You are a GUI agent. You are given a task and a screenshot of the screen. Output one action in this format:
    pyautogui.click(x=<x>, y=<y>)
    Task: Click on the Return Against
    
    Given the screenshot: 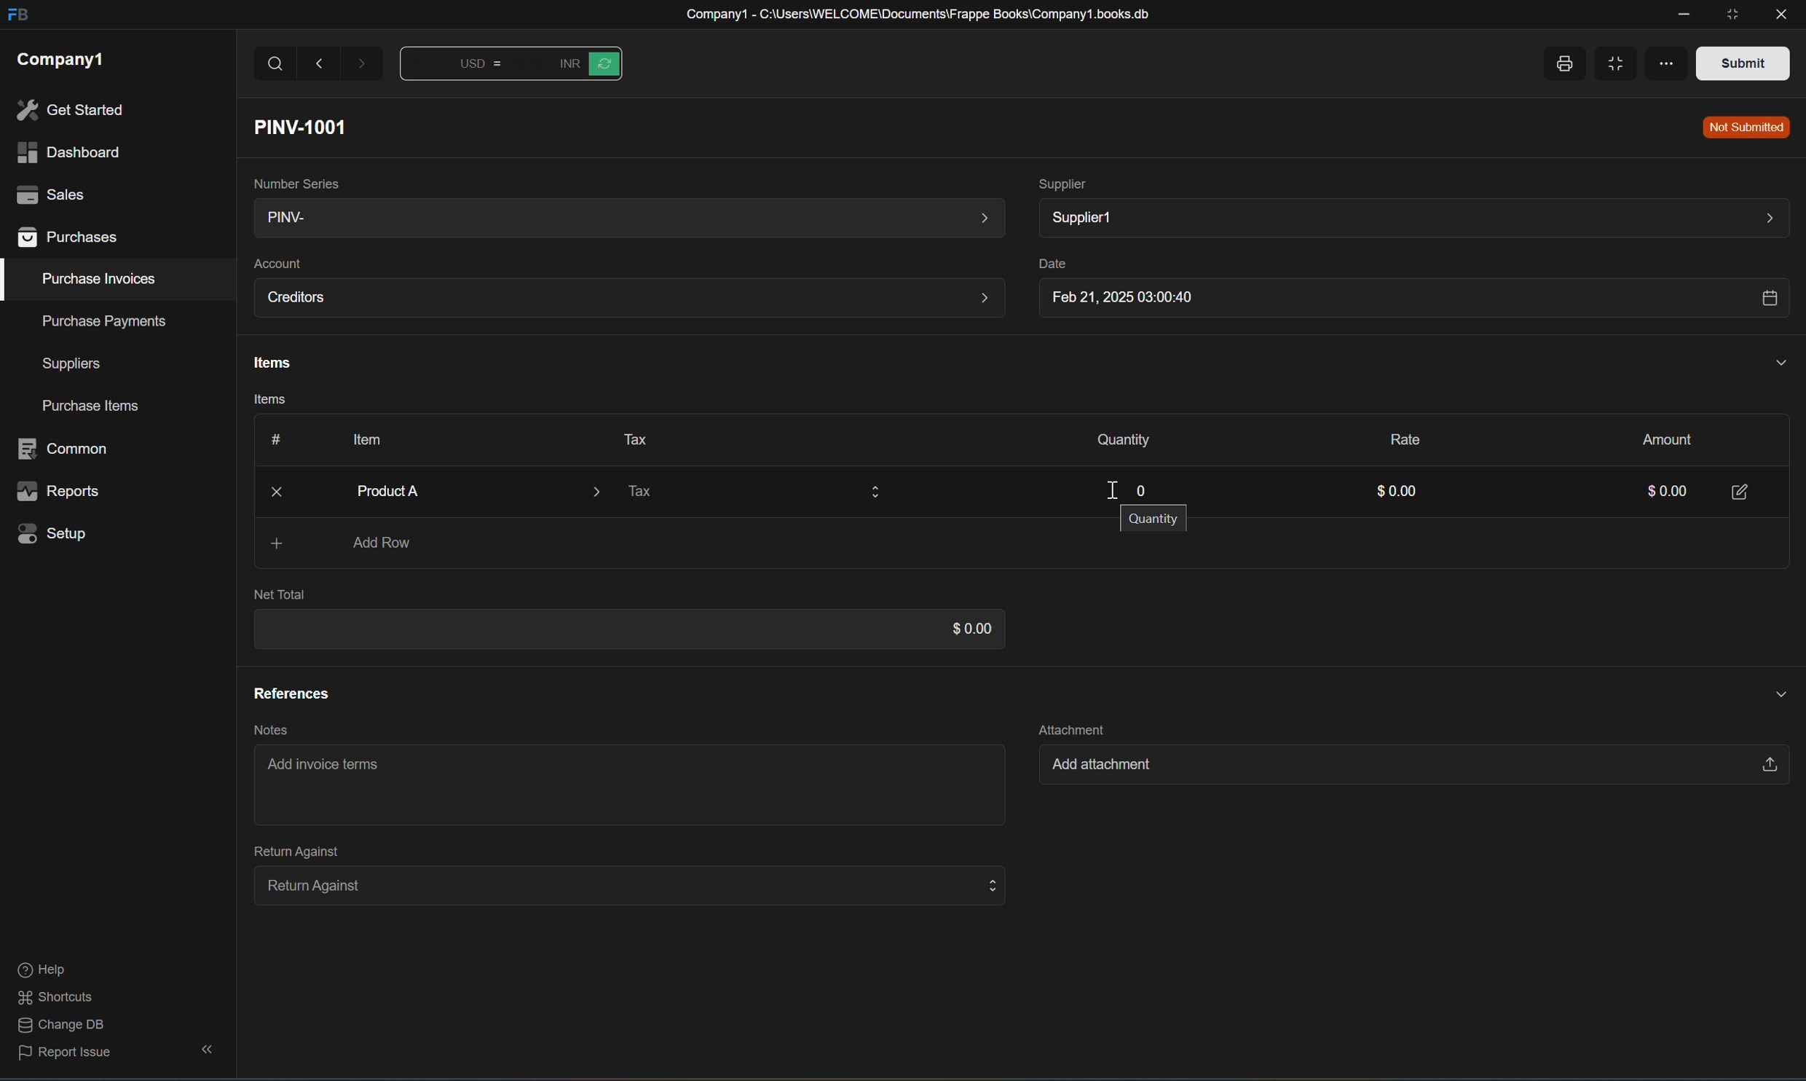 What is the action you would take?
    pyautogui.click(x=288, y=850)
    